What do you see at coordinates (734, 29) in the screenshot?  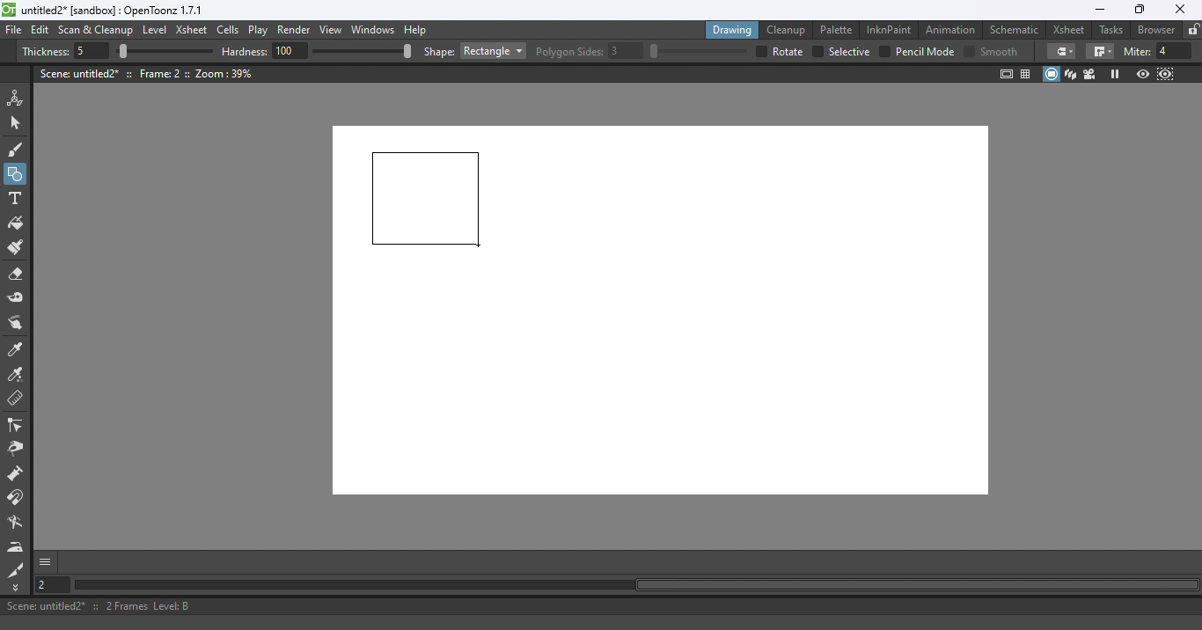 I see `Drawing` at bounding box center [734, 29].